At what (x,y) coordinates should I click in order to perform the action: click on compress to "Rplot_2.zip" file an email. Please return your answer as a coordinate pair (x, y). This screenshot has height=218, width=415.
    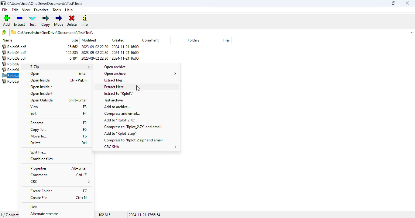
    Looking at the image, I should click on (134, 140).